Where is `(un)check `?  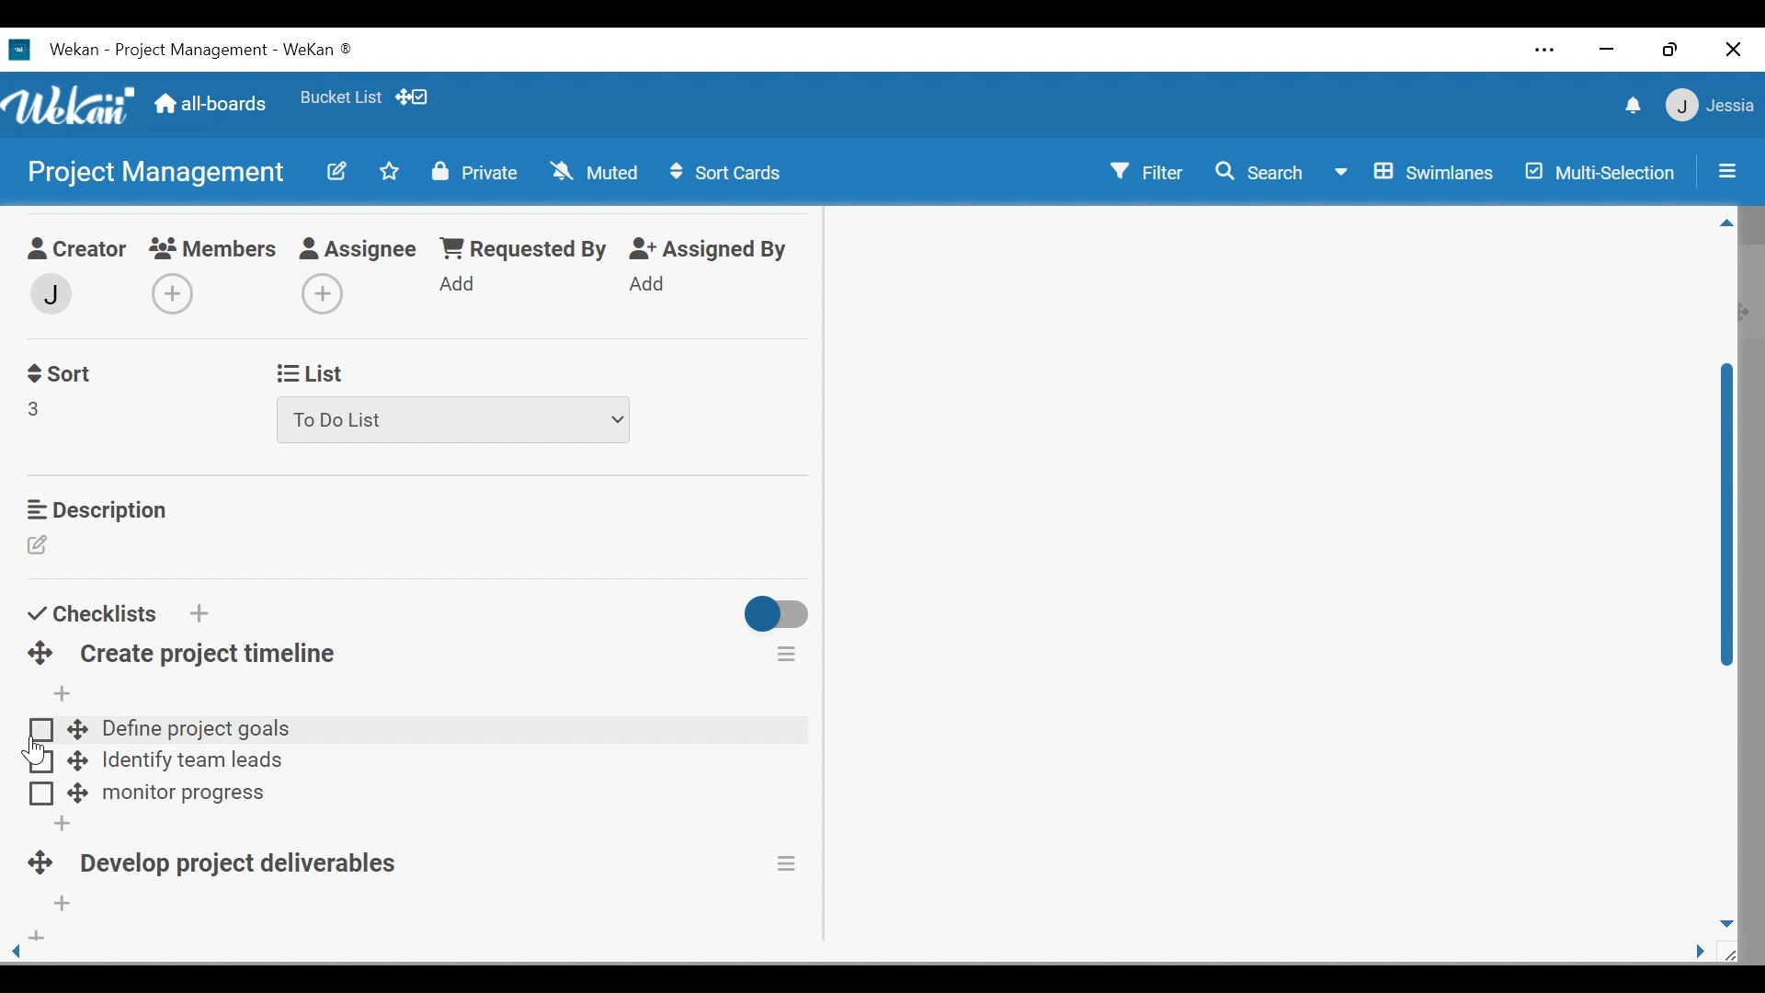
(un)check  is located at coordinates (41, 727).